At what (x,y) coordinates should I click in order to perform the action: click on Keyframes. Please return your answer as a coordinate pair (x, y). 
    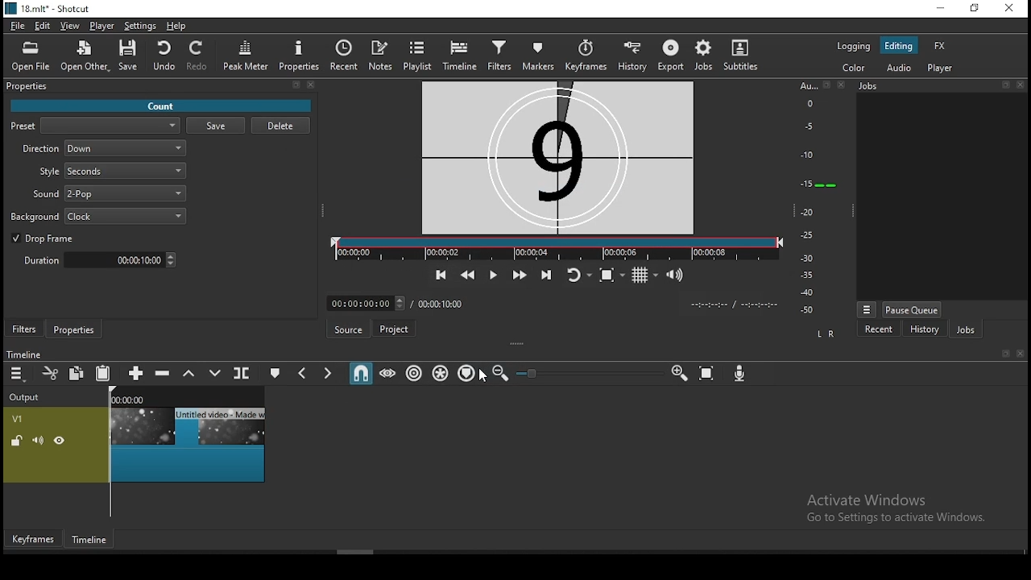
    Looking at the image, I should click on (31, 539).